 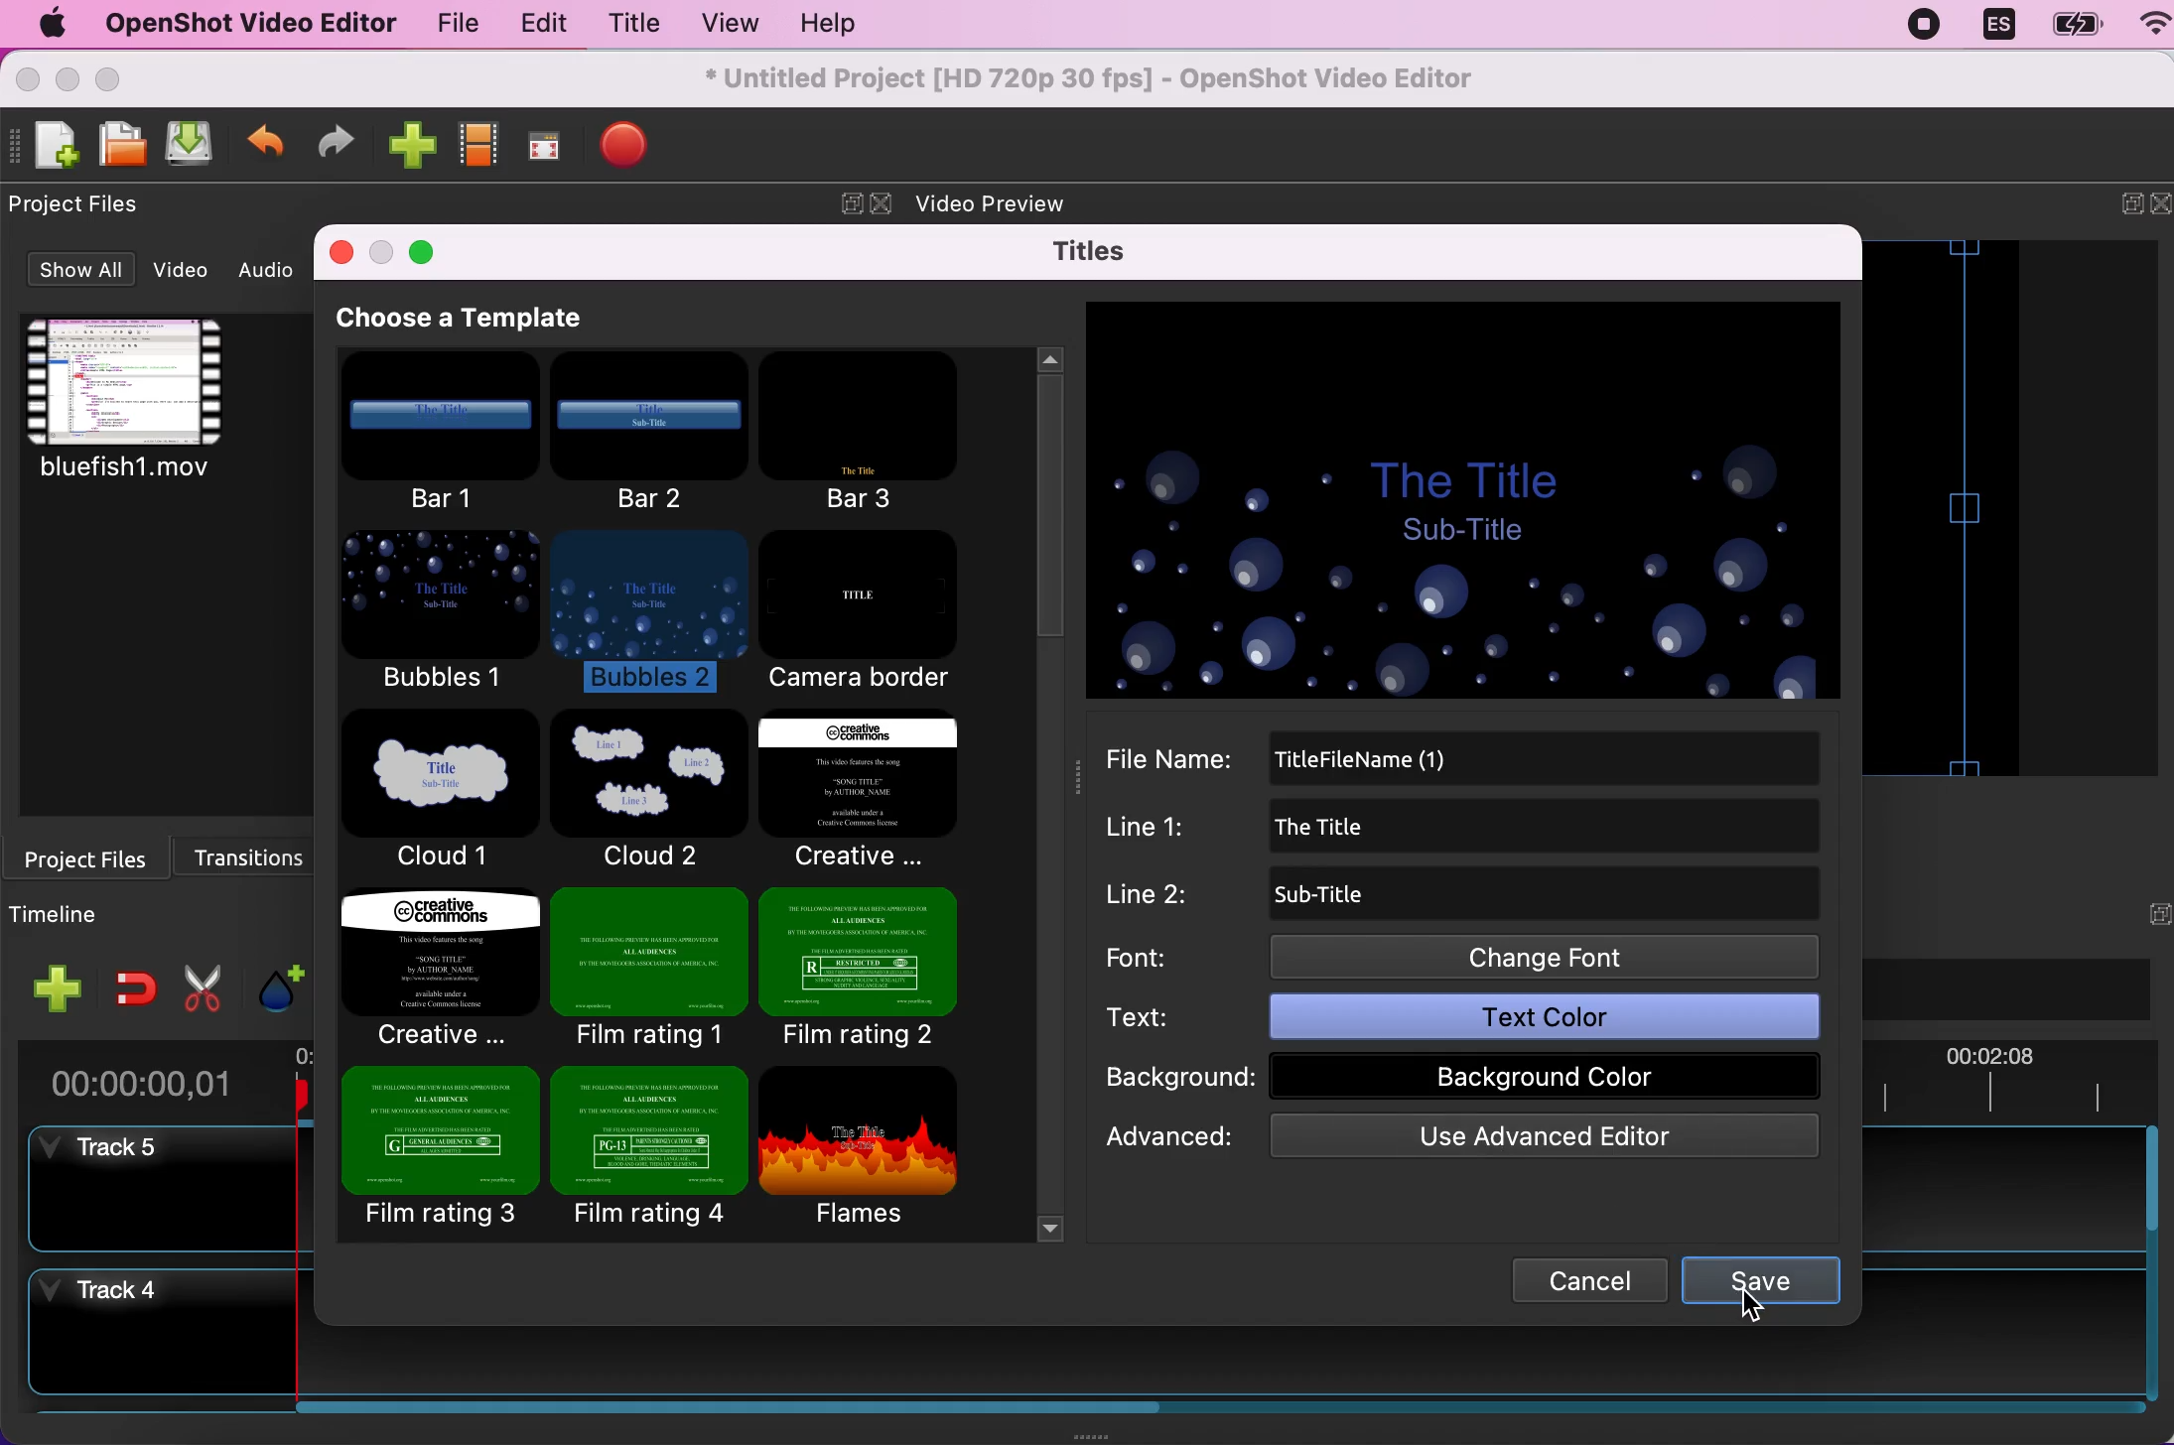 I want to click on track 5, so click(x=150, y=1187).